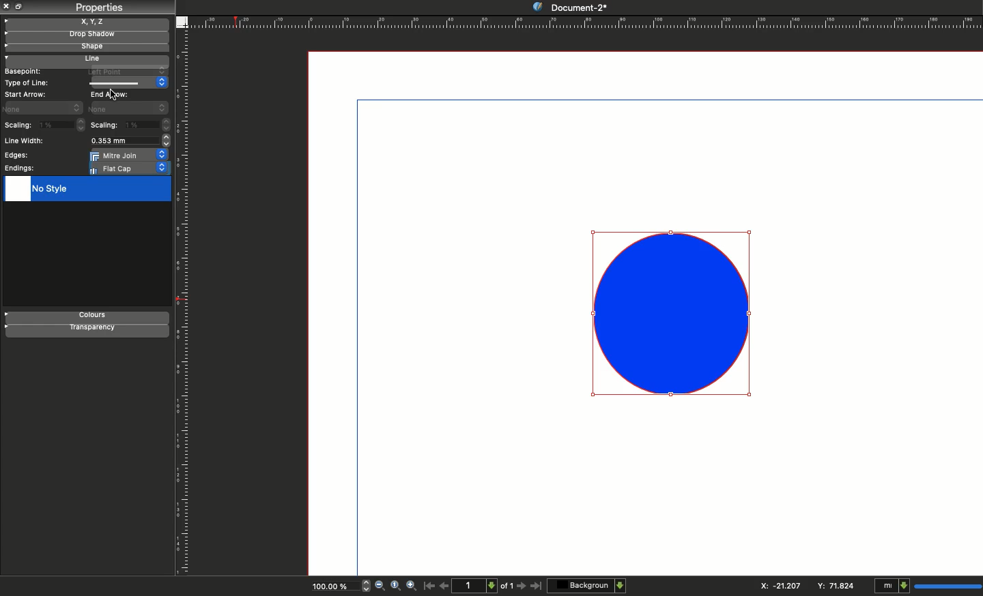 The width and height of the screenshot is (983, 596). I want to click on Endings, so click(20, 168).